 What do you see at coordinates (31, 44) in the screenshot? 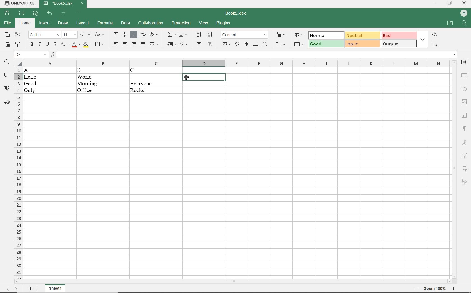
I see `bold` at bounding box center [31, 44].